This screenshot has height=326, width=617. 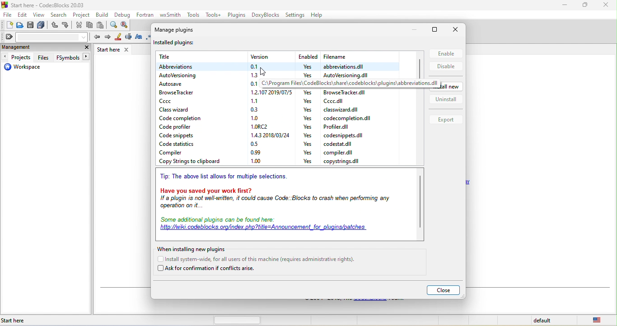 What do you see at coordinates (256, 152) in the screenshot?
I see `version ` at bounding box center [256, 152].